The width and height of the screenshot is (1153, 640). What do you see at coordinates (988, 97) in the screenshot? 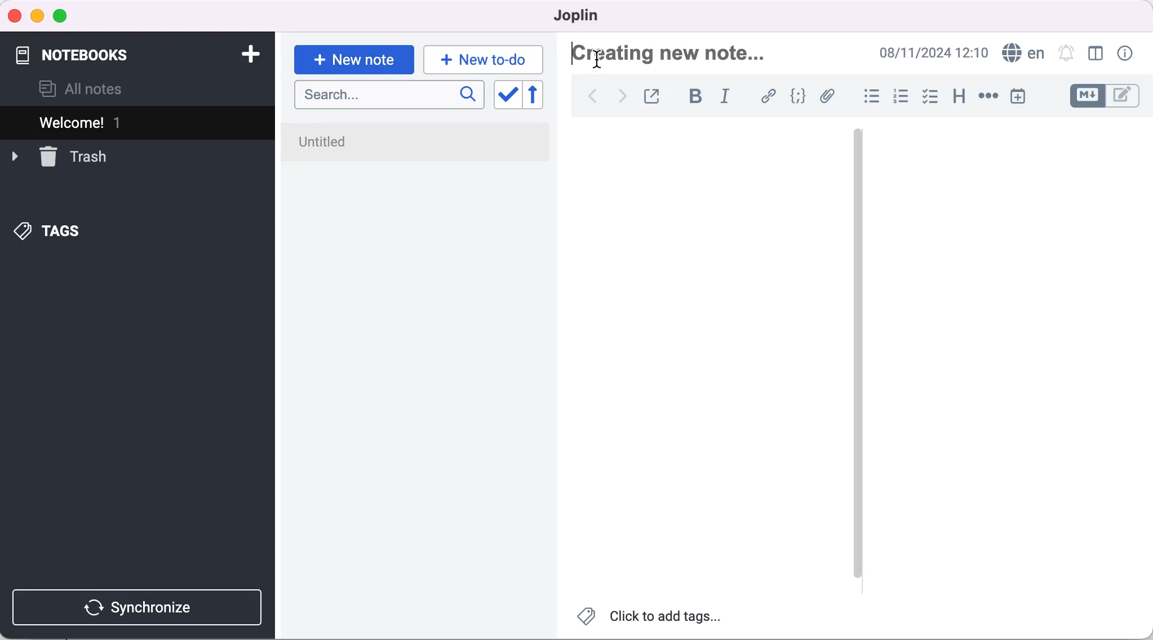
I see `horizontal rule` at bounding box center [988, 97].